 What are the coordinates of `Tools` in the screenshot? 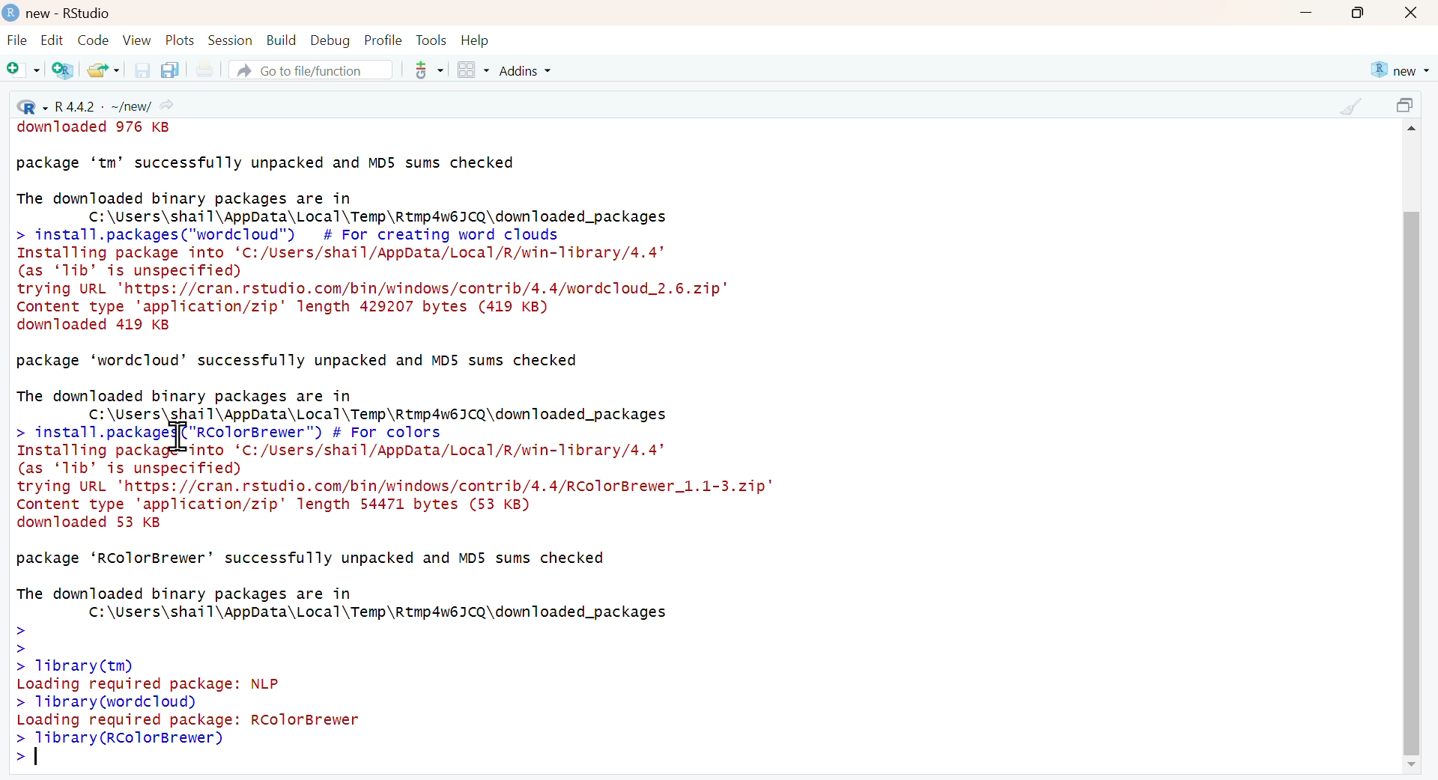 It's located at (434, 40).